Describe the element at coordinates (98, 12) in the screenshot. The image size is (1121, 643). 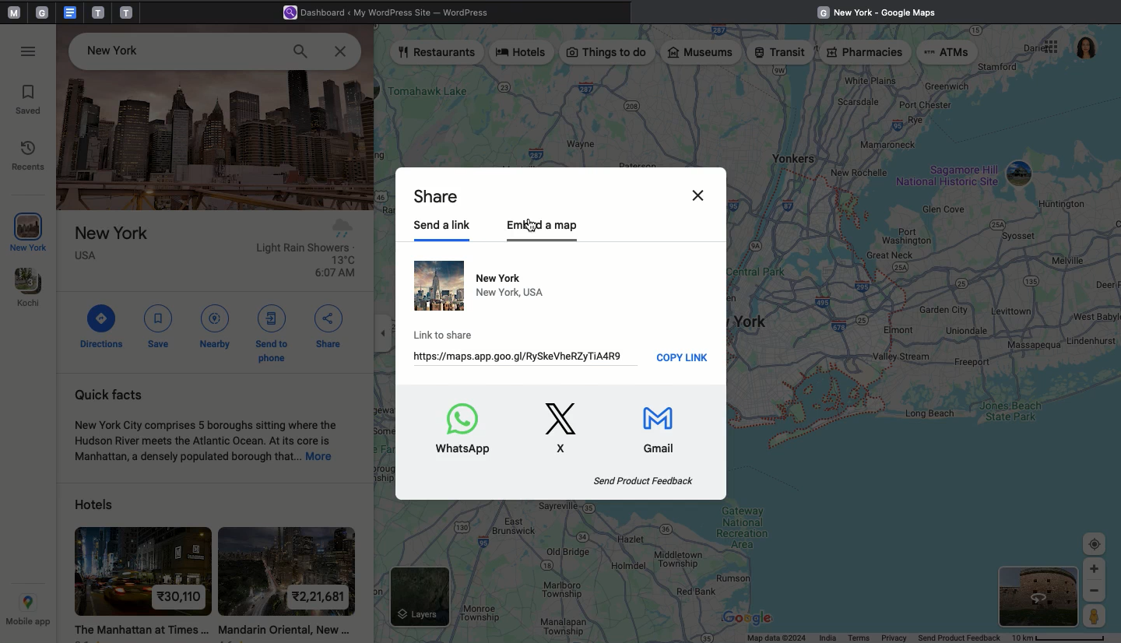
I see `tab` at that location.